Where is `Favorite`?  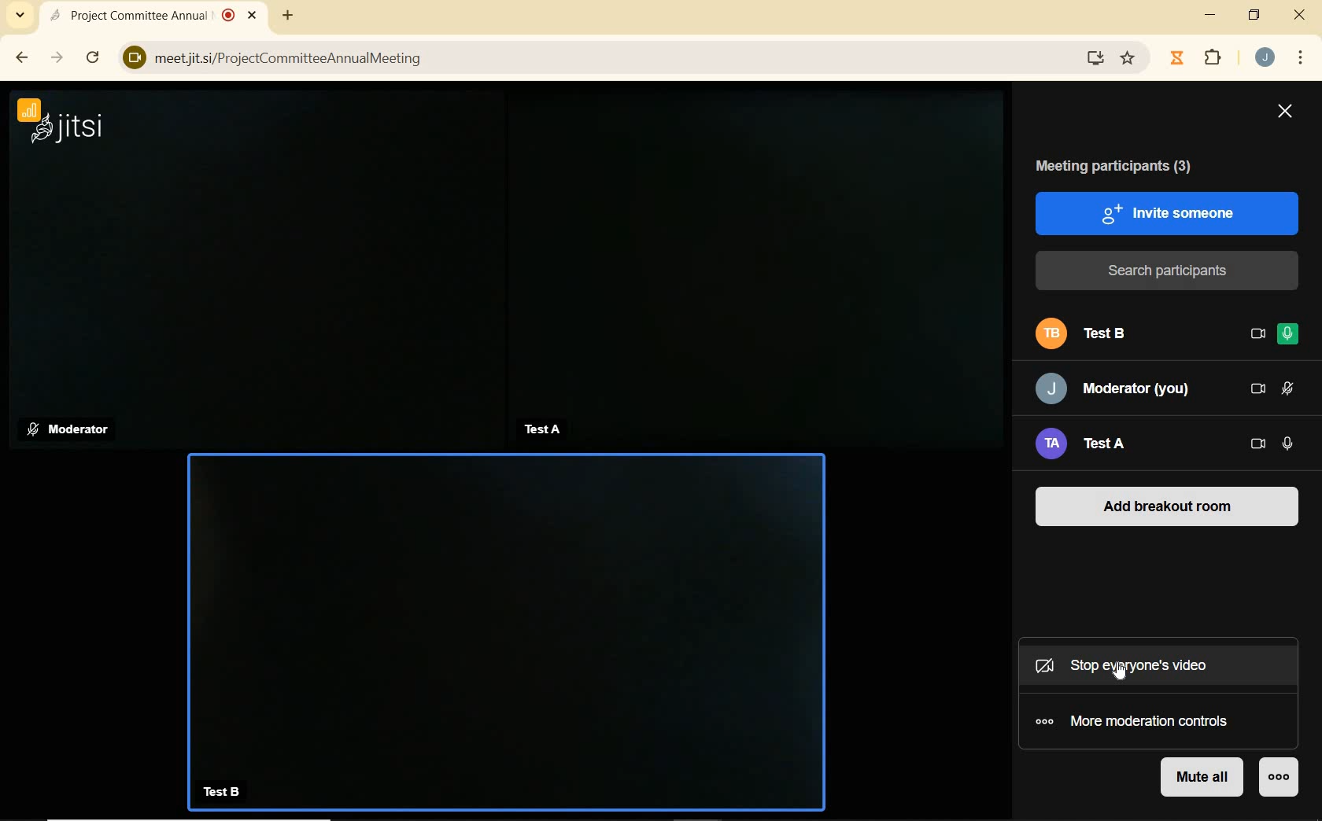 Favorite is located at coordinates (1129, 56).